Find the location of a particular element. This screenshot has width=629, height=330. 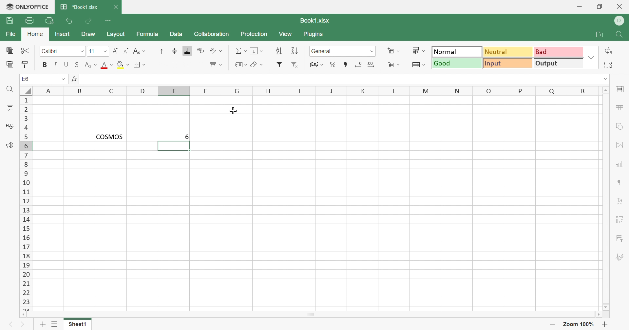

Add sheet is located at coordinates (43, 324).